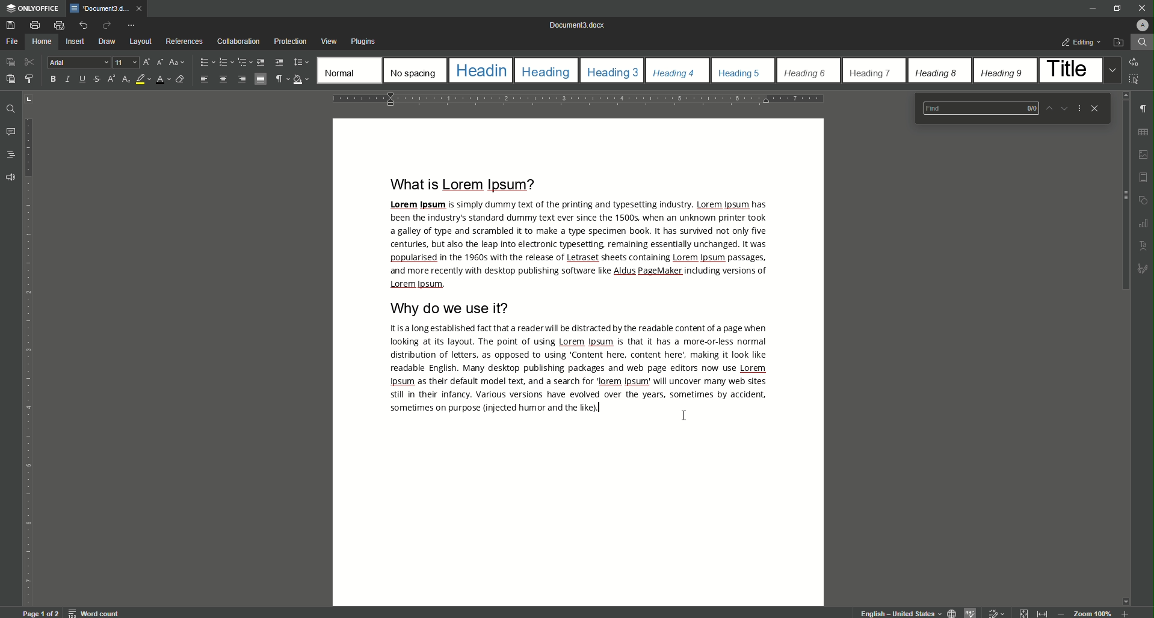 This screenshot has height=618, width=1154. What do you see at coordinates (1144, 198) in the screenshot?
I see `shapes` at bounding box center [1144, 198].